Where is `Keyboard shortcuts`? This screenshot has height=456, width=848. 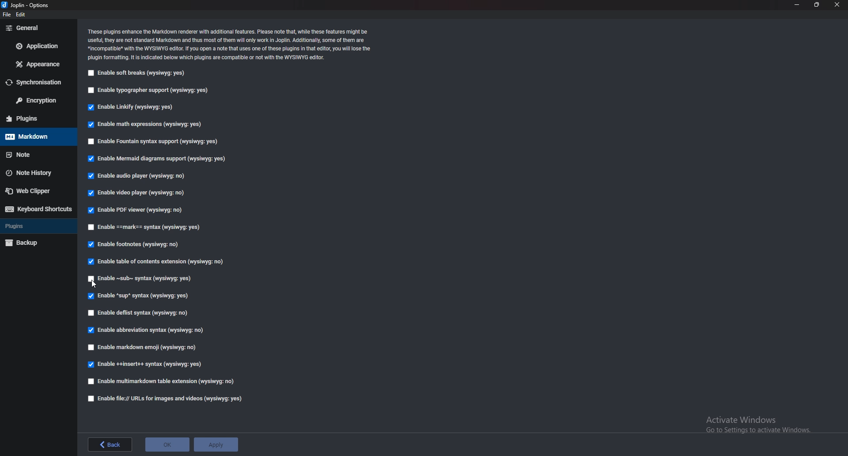
Keyboard shortcuts is located at coordinates (38, 210).